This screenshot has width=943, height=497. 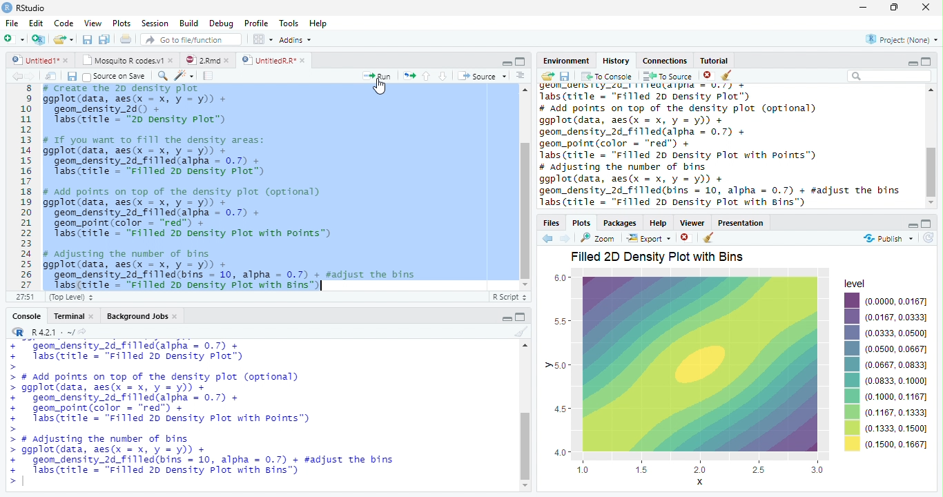 I want to click on Help, so click(x=658, y=224).